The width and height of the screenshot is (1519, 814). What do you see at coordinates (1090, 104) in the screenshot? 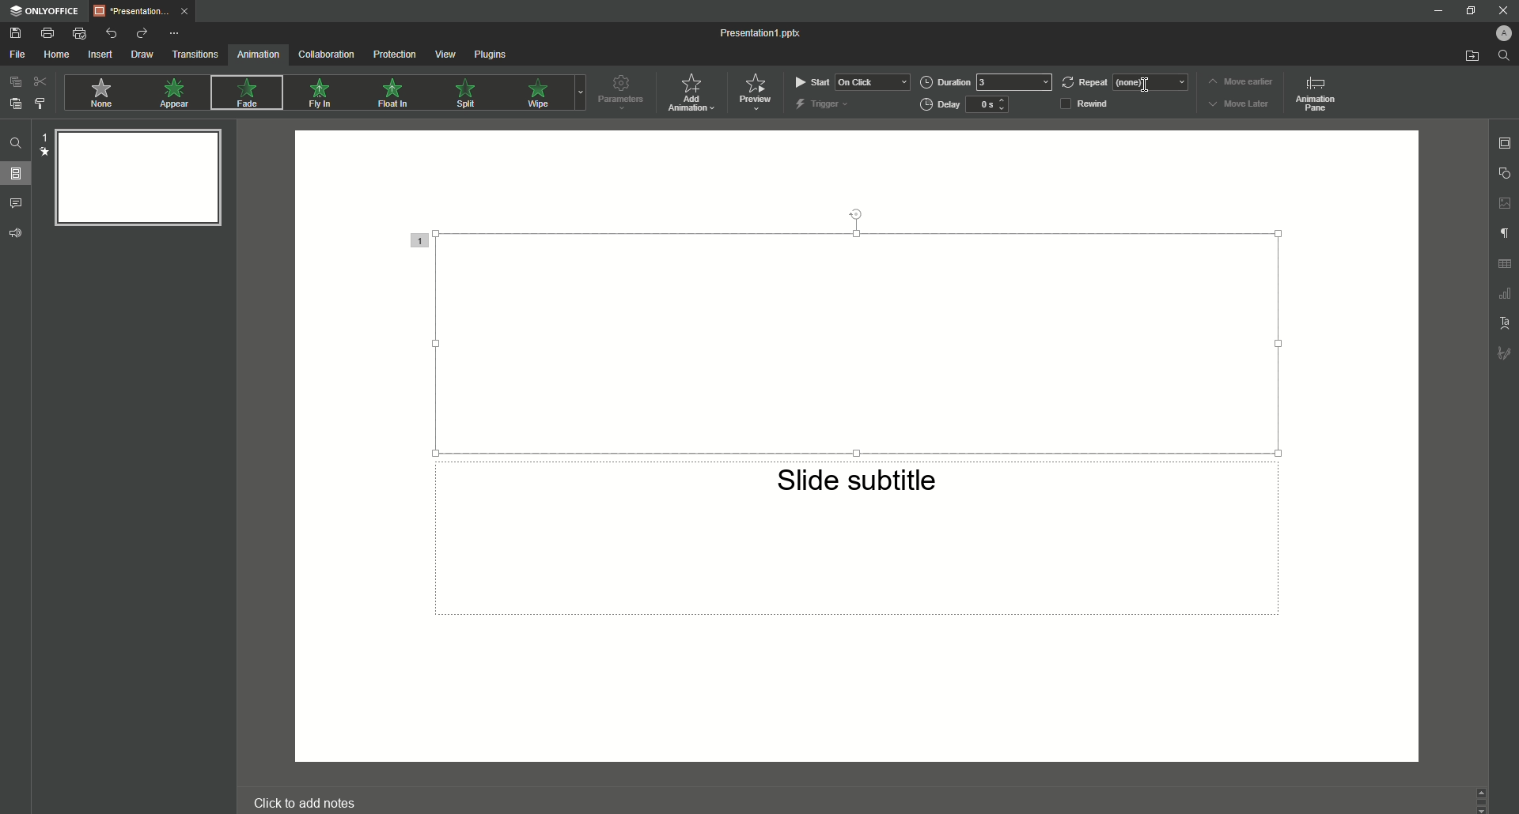
I see `Rewind` at bounding box center [1090, 104].